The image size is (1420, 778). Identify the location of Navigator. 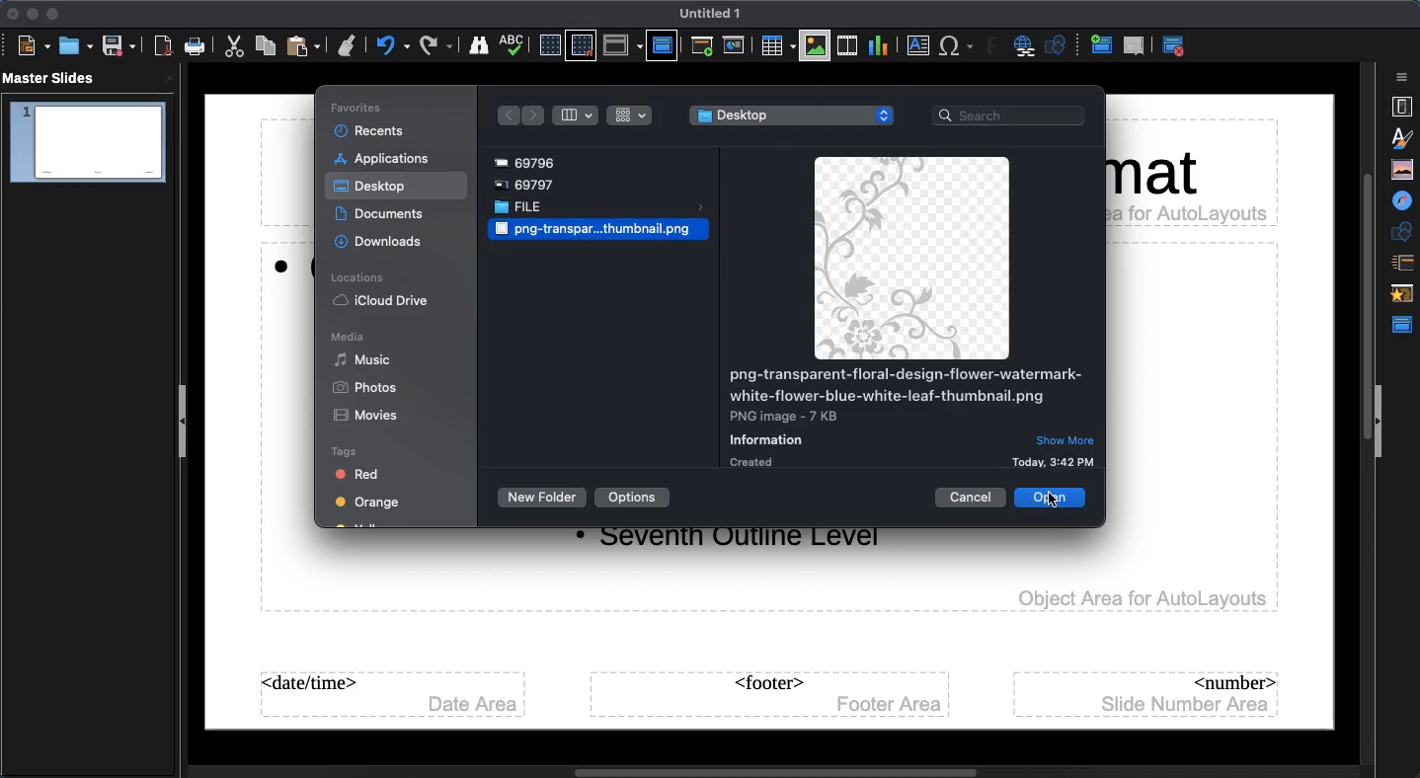
(1404, 201).